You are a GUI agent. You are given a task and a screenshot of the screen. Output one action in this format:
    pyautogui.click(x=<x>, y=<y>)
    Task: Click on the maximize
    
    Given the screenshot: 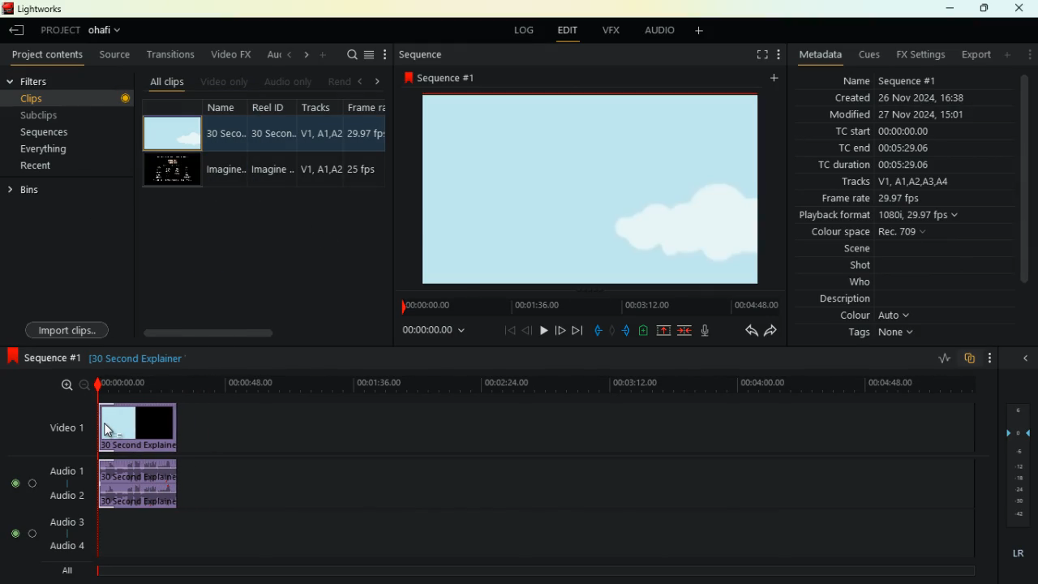 What is the action you would take?
    pyautogui.click(x=982, y=9)
    